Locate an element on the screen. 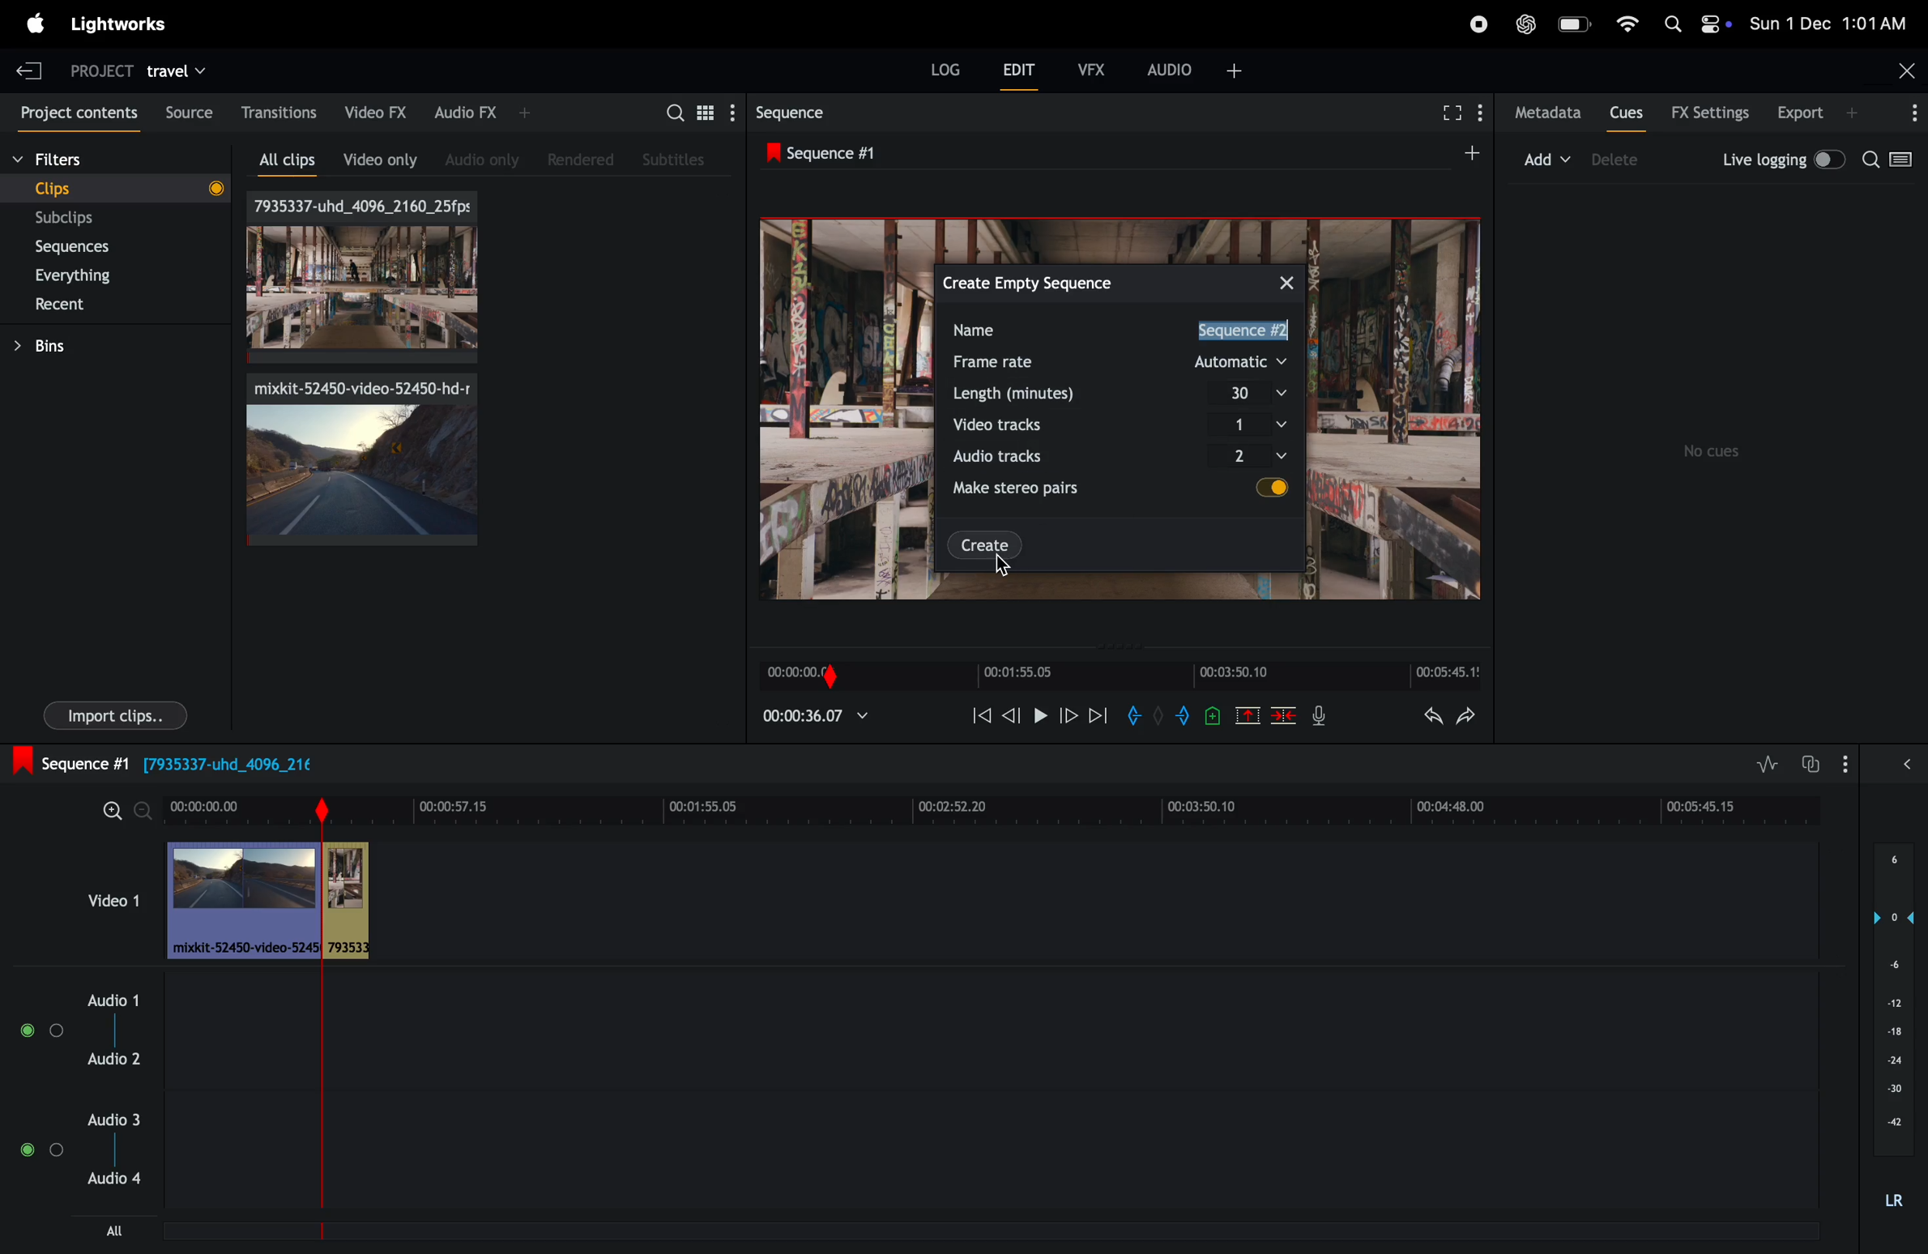 The image size is (1928, 1254). battery is located at coordinates (1574, 23).